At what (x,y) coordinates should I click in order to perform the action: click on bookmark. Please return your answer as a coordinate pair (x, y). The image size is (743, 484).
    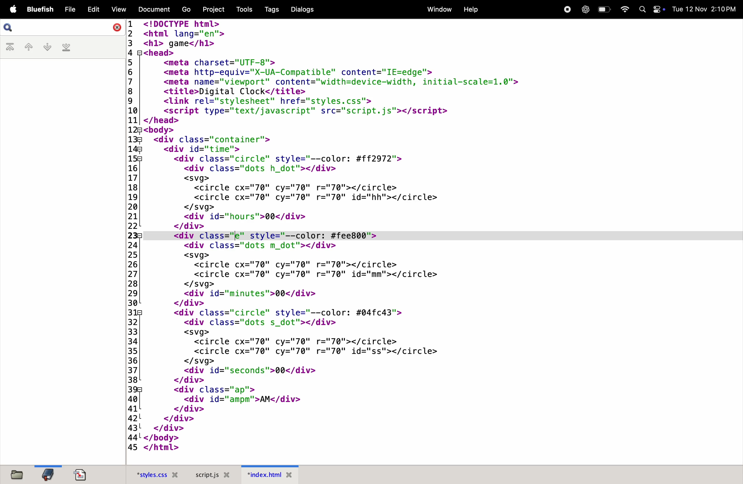
    Looking at the image, I should click on (47, 474).